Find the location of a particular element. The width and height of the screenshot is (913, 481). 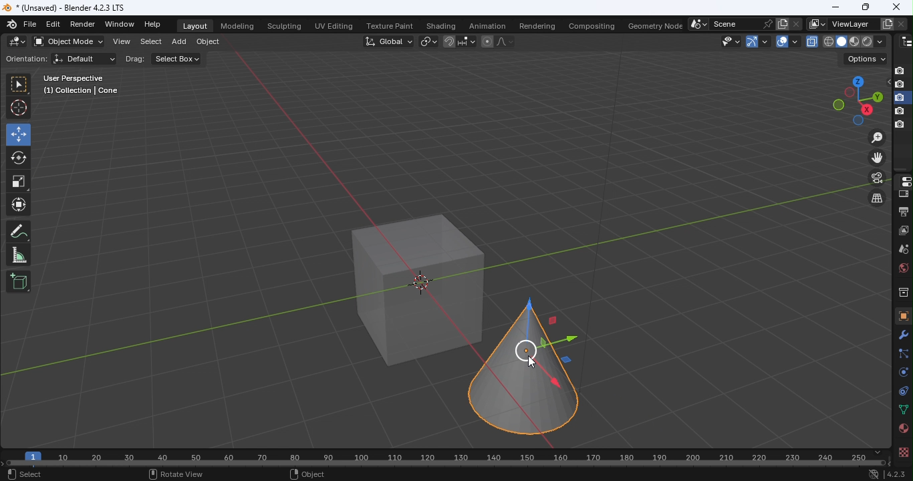

Texture paint is located at coordinates (391, 27).